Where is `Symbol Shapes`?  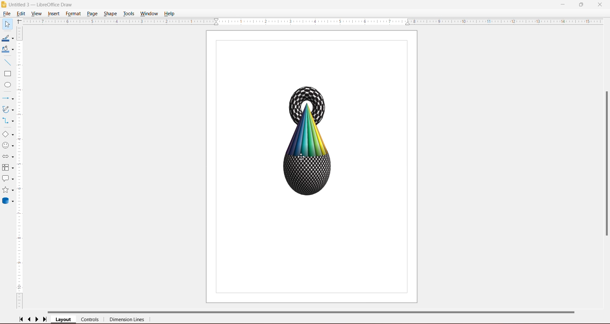
Symbol Shapes is located at coordinates (8, 145).